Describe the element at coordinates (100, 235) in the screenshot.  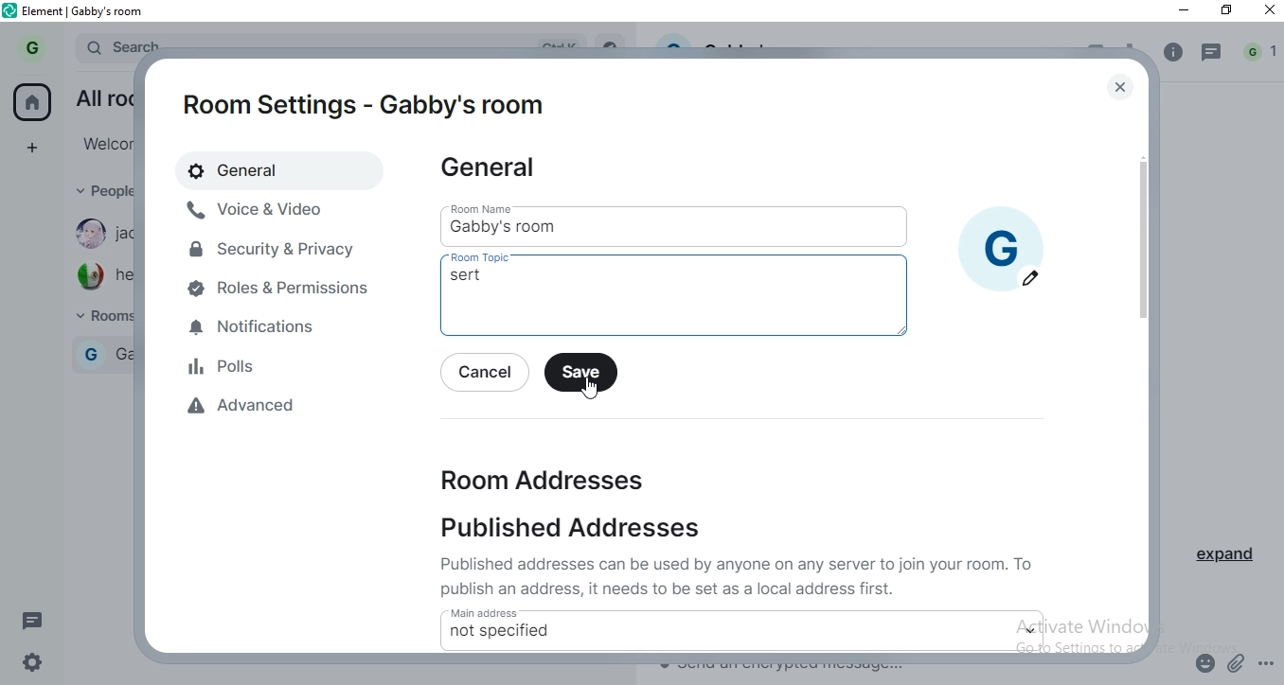
I see `jackmama` at that location.